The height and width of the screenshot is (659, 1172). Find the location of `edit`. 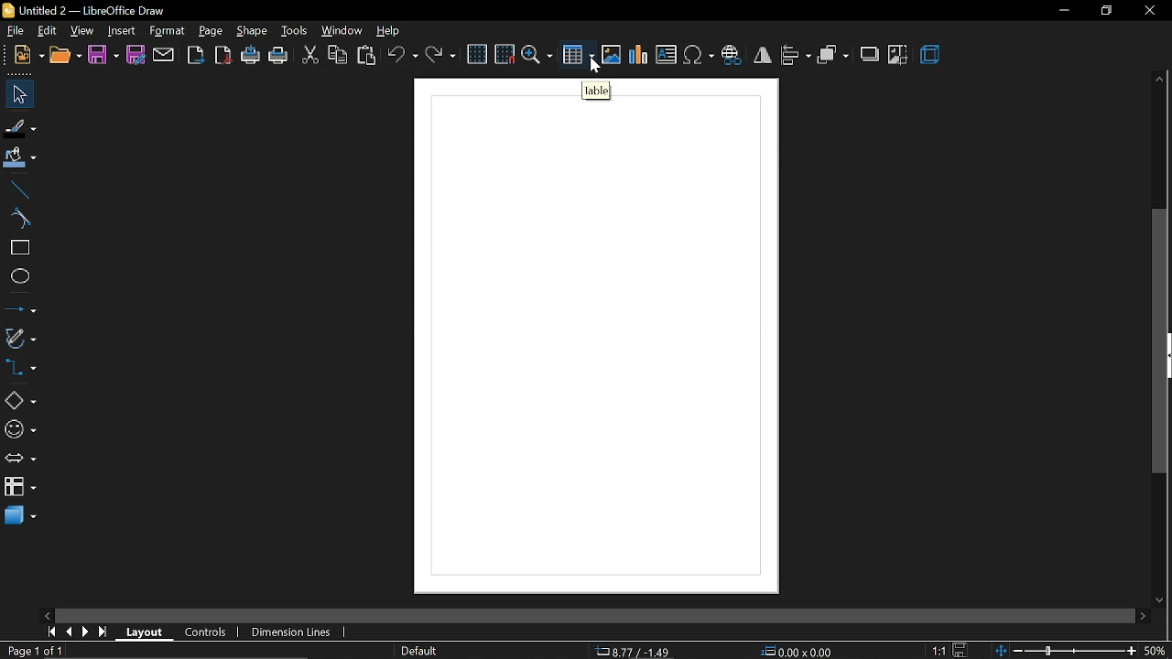

edit is located at coordinates (48, 32).